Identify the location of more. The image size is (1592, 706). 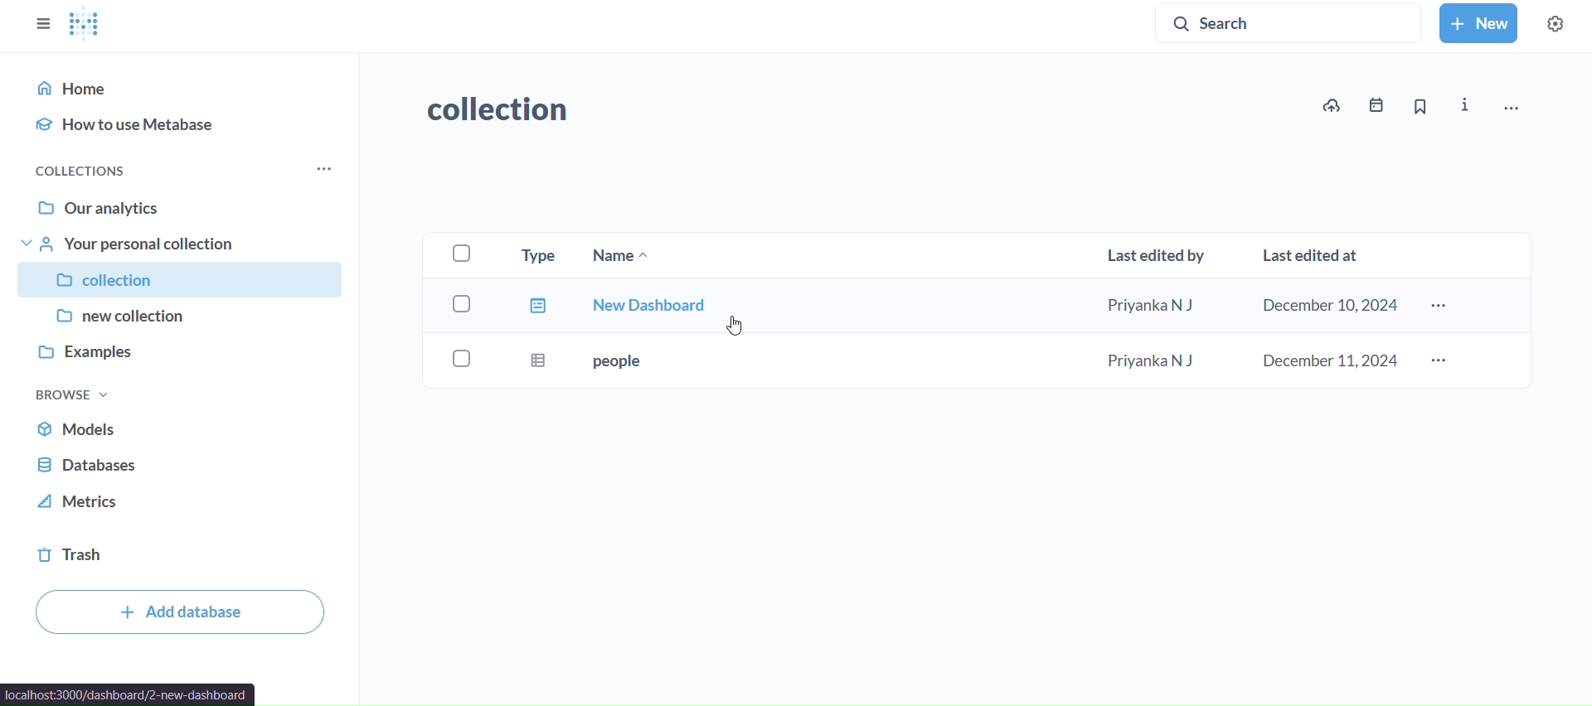
(320, 168).